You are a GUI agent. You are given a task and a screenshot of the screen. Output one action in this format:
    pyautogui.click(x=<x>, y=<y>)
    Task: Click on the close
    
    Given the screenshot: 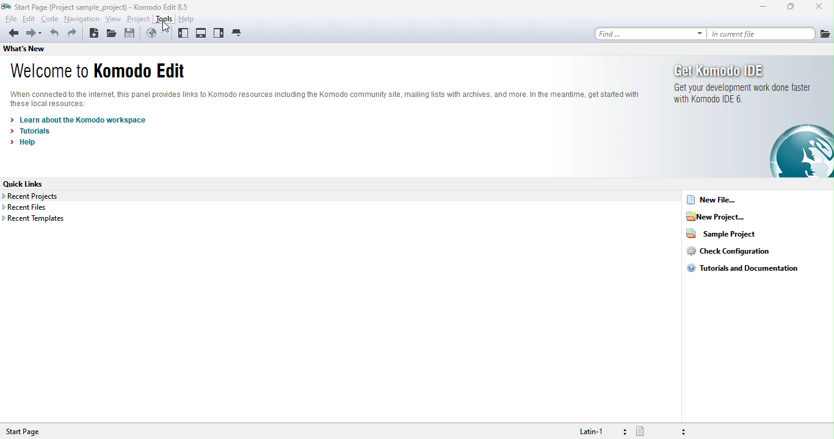 What is the action you would take?
    pyautogui.click(x=818, y=6)
    